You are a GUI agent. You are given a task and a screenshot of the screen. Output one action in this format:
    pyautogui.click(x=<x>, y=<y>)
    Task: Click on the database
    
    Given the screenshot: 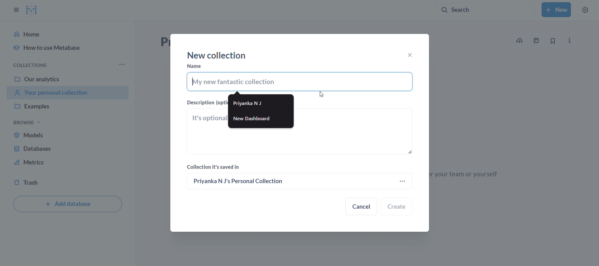 What is the action you would take?
    pyautogui.click(x=67, y=148)
    